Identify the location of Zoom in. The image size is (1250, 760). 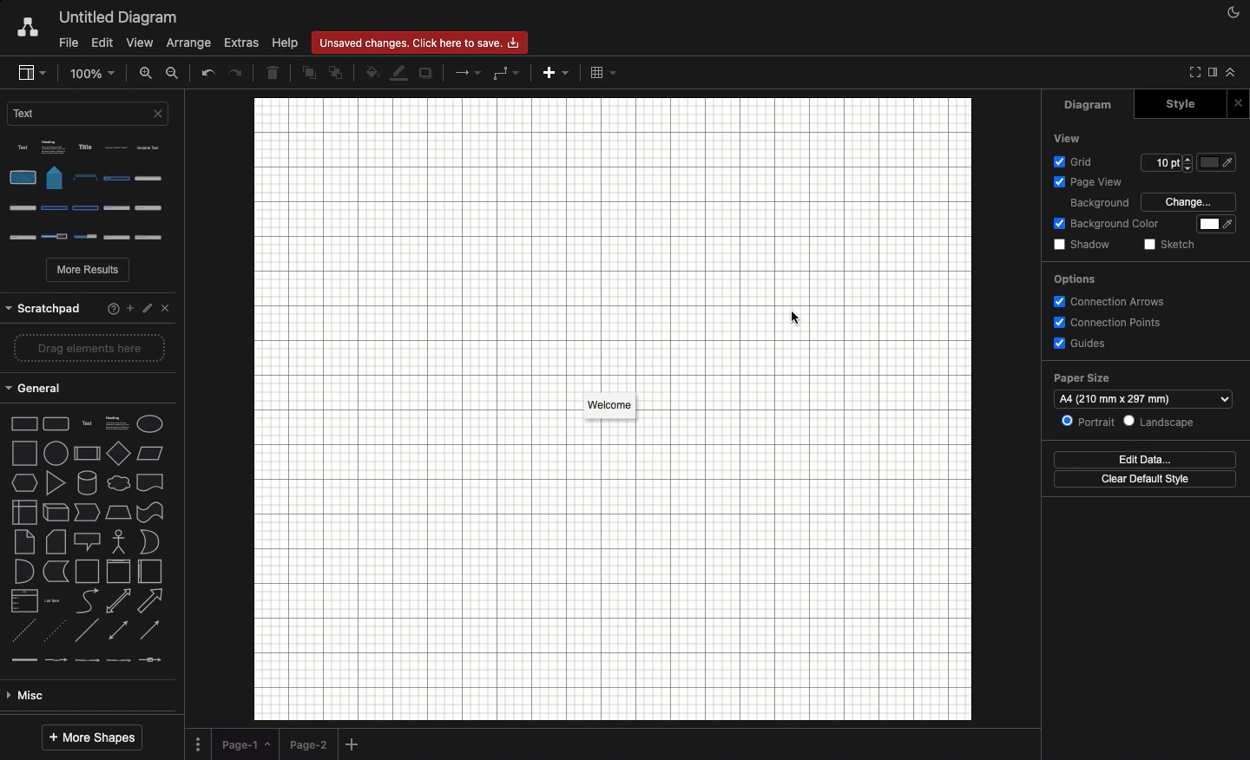
(147, 72).